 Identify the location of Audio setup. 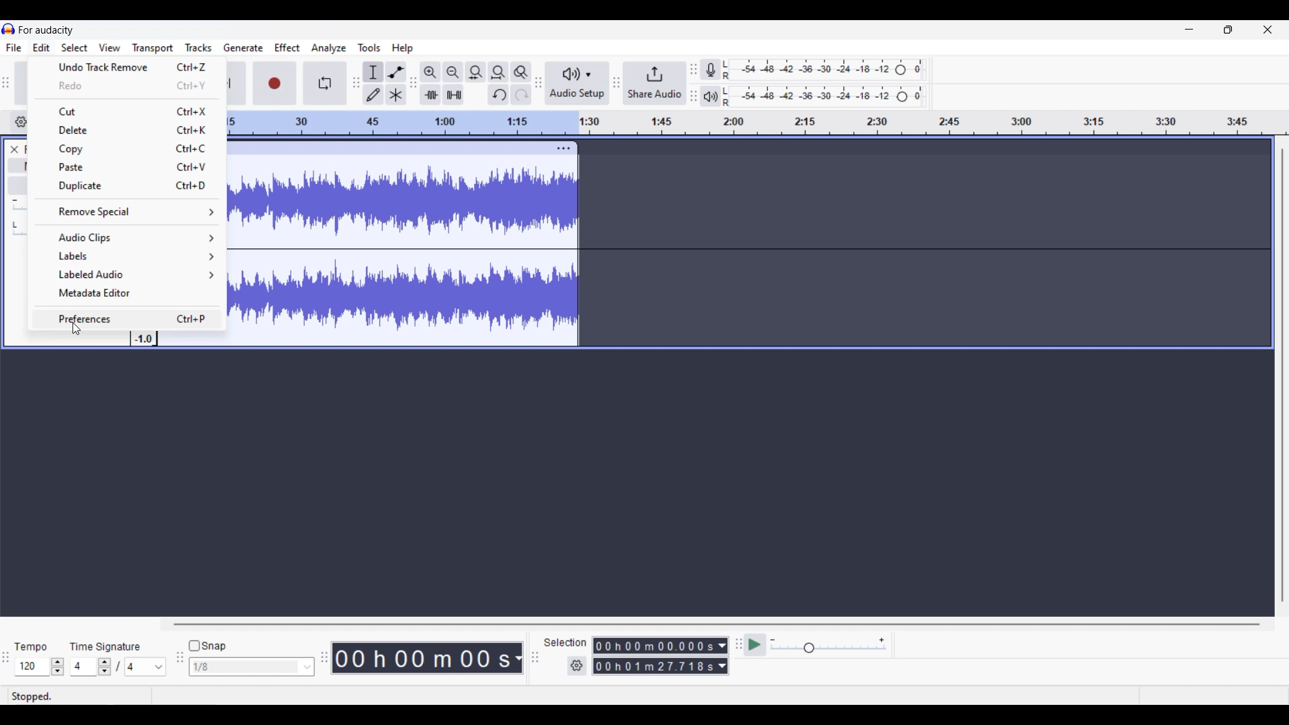
(577, 83).